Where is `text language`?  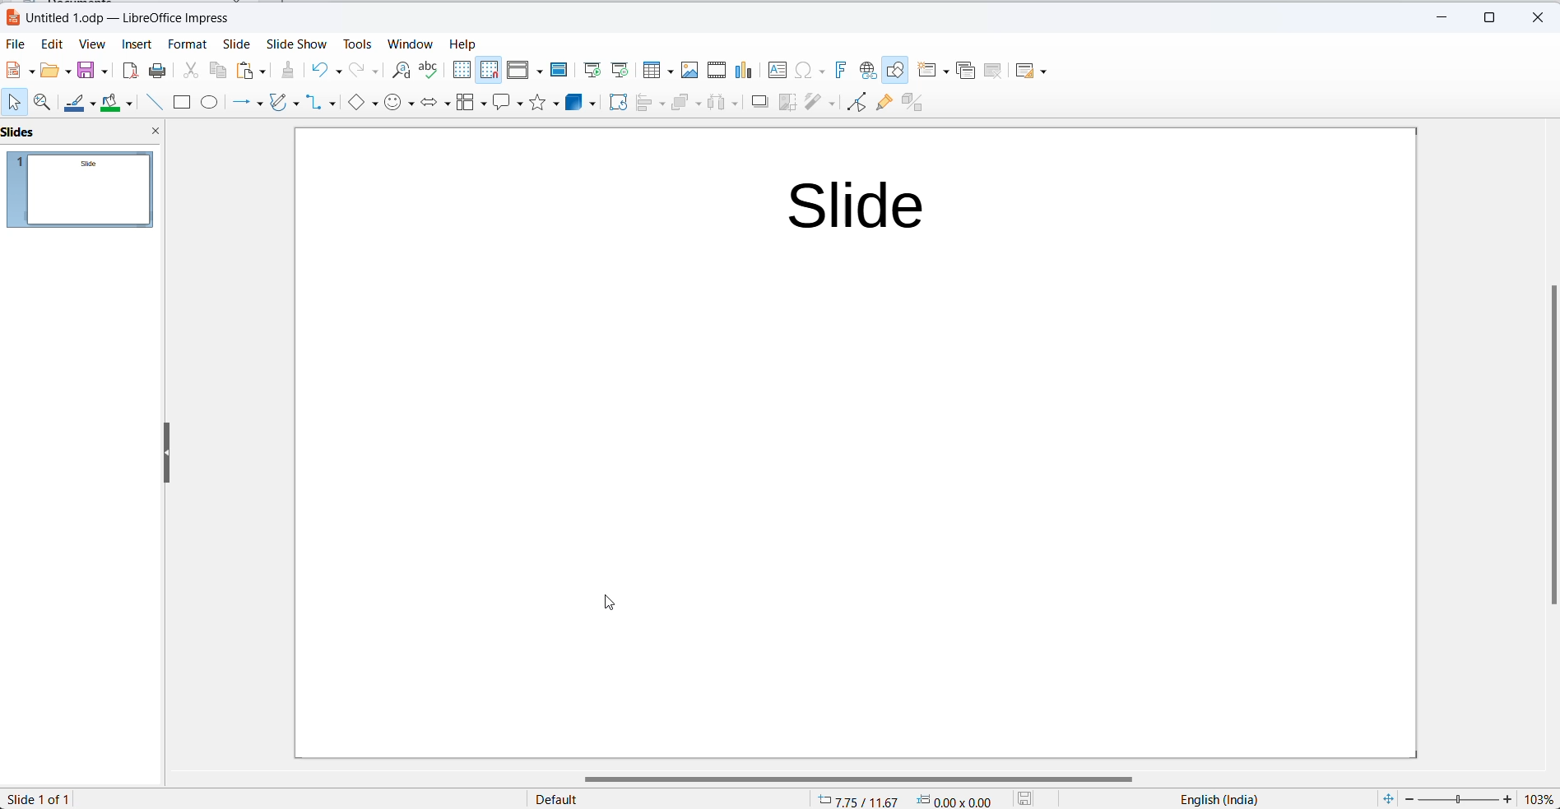
text language is located at coordinates (1210, 798).